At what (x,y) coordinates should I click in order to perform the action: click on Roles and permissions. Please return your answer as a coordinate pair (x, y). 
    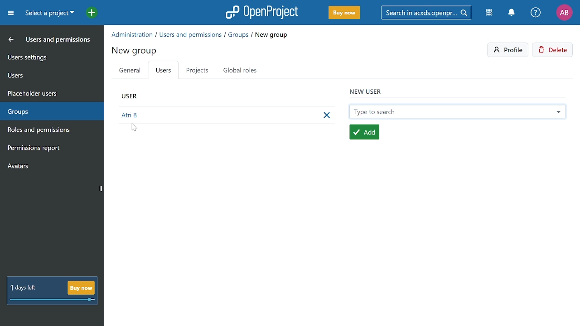
    Looking at the image, I should click on (47, 131).